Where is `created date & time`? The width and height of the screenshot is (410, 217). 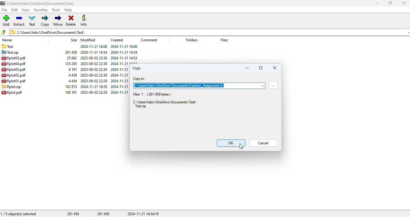 created date & time is located at coordinates (120, 86).